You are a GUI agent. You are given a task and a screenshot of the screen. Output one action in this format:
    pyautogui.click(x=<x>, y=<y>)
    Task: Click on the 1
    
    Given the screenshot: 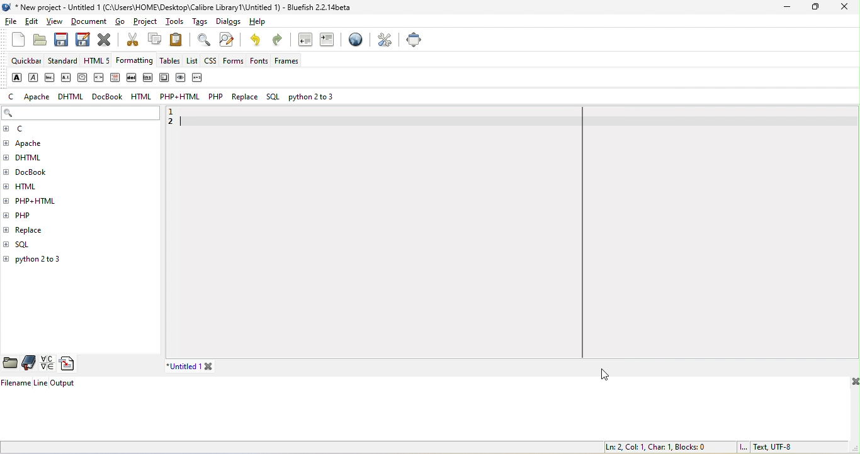 What is the action you would take?
    pyautogui.click(x=177, y=111)
    